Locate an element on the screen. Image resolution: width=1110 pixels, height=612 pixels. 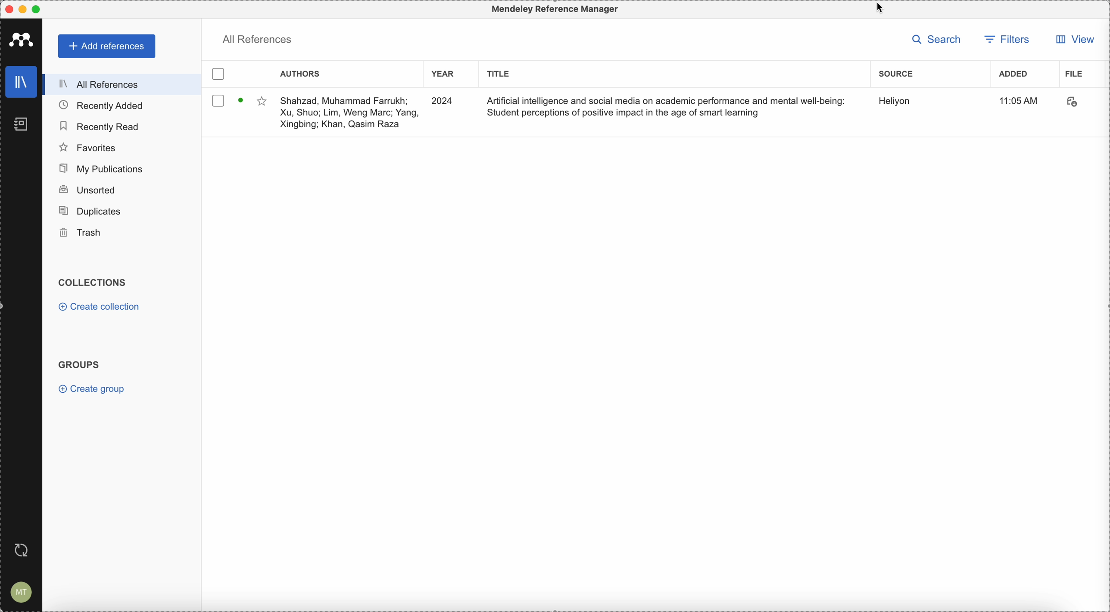
search is located at coordinates (933, 39).